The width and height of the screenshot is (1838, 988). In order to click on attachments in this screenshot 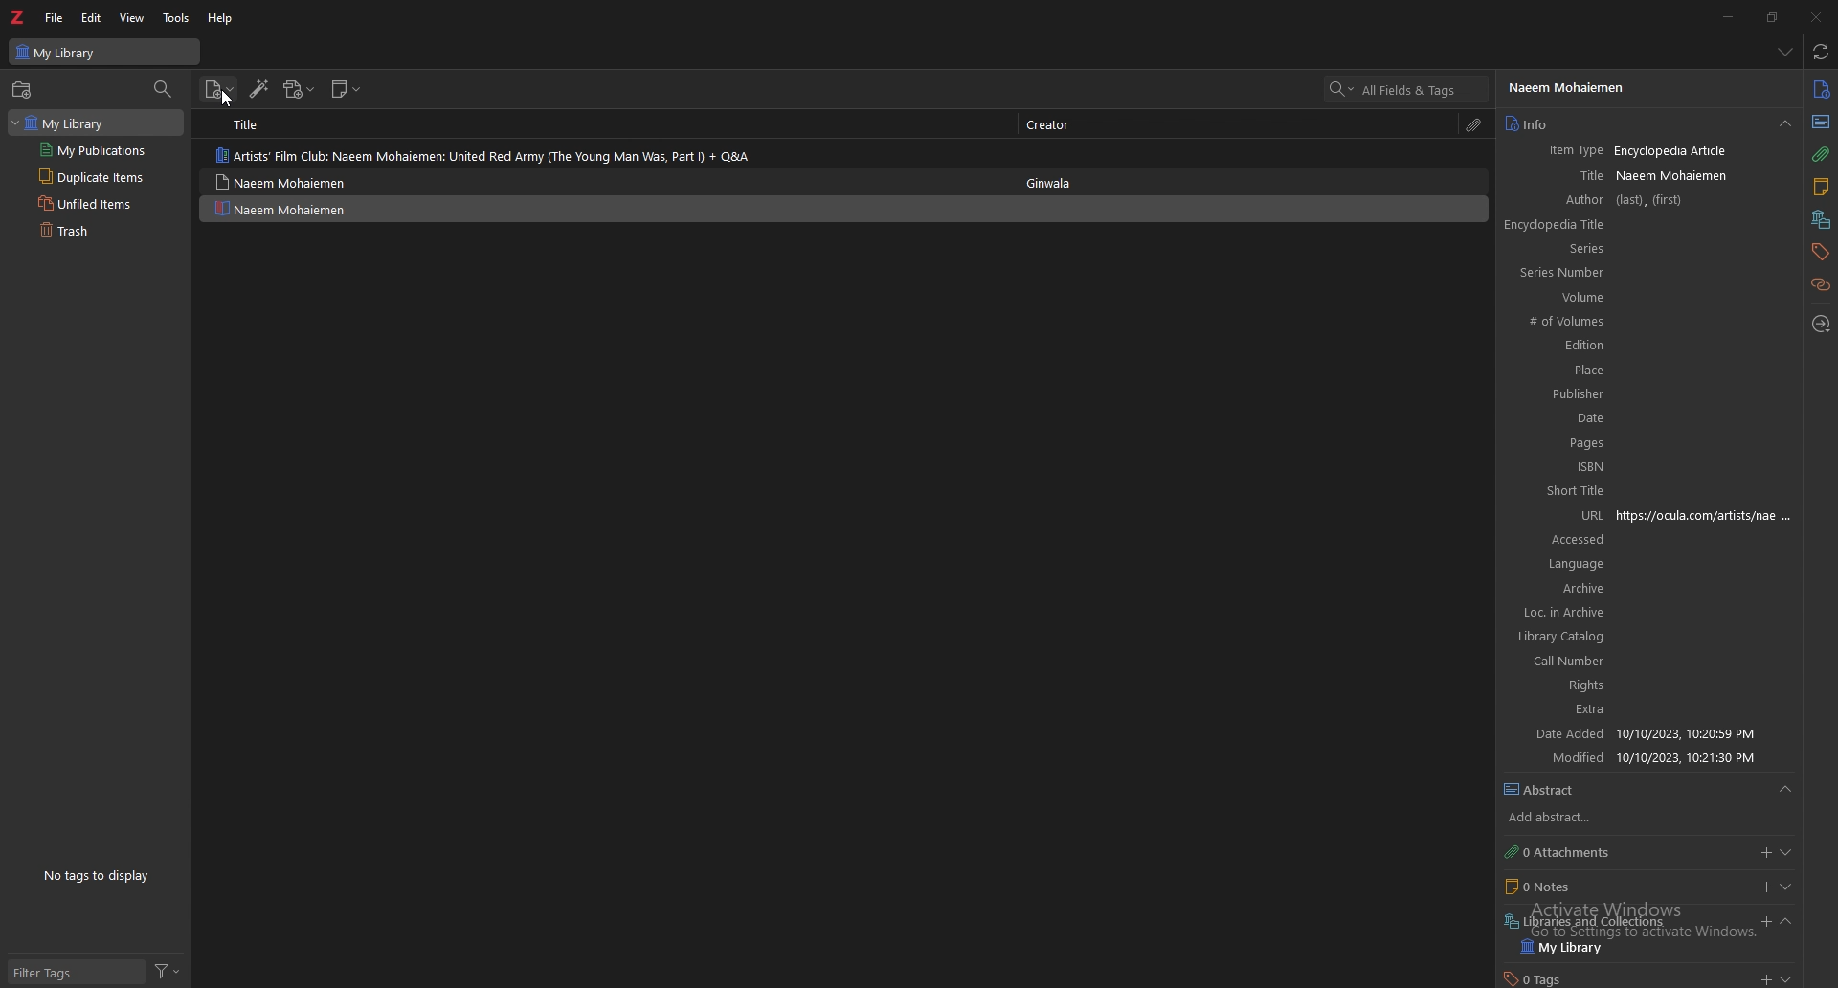, I will do `click(1821, 154)`.